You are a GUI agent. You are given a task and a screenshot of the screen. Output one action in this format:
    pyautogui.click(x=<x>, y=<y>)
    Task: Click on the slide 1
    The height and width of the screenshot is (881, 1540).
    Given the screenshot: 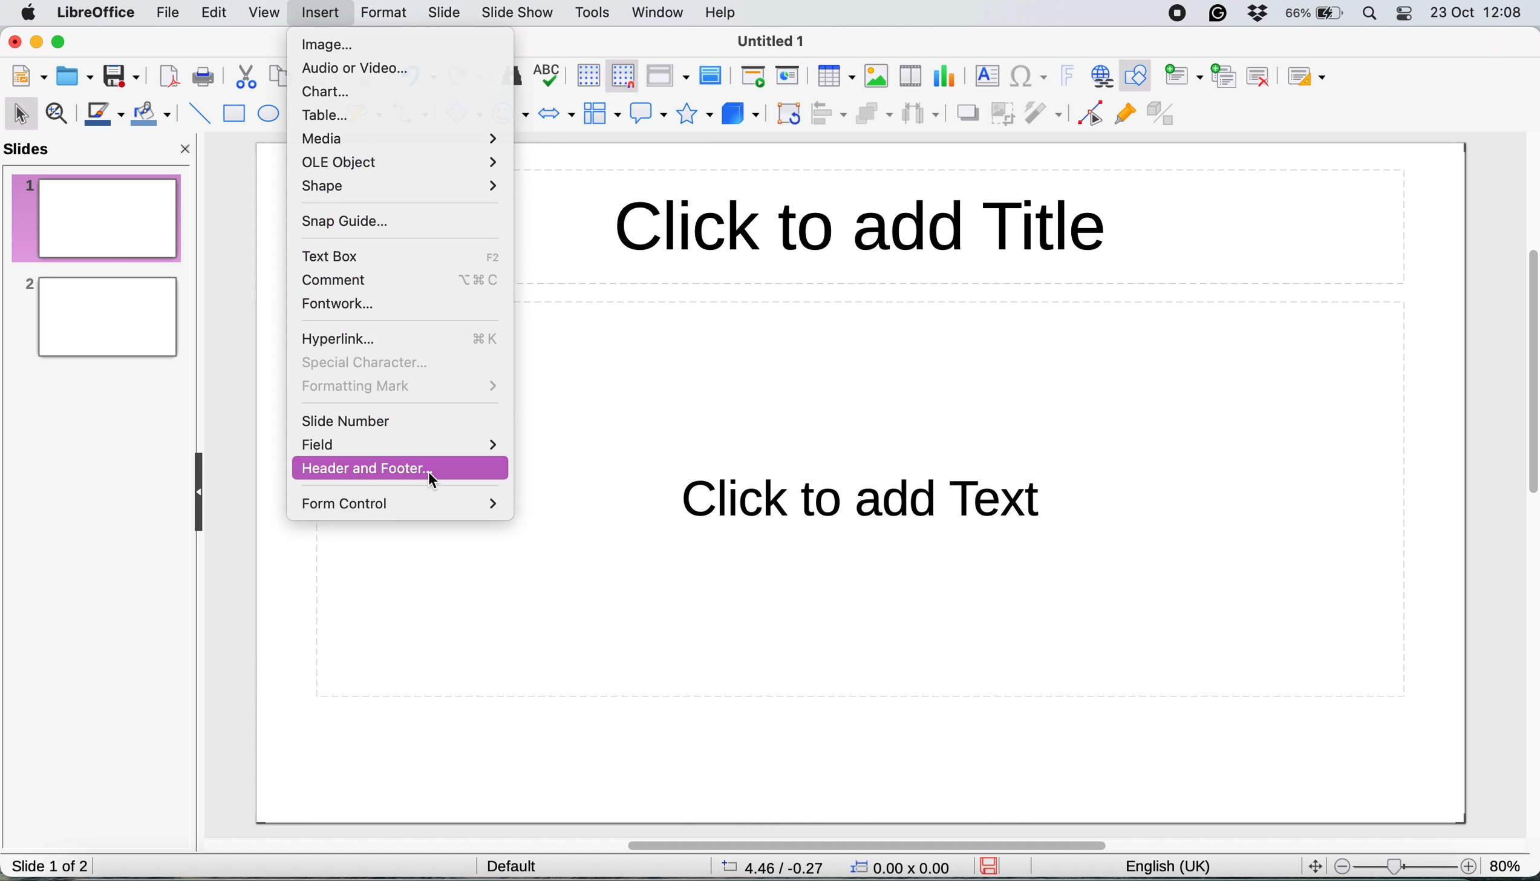 What is the action you would take?
    pyautogui.click(x=97, y=217)
    